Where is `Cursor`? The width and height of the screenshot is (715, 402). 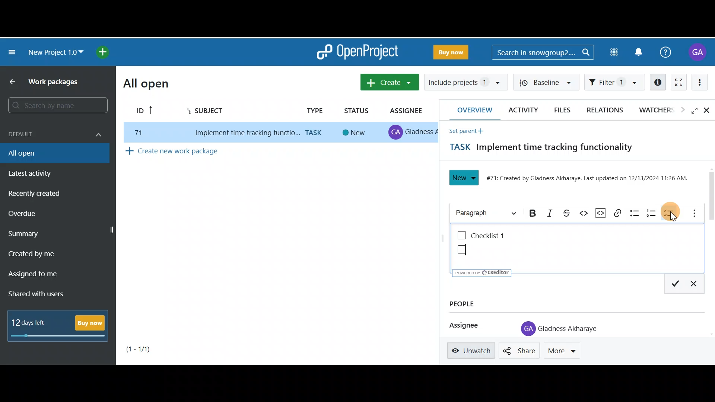 Cursor is located at coordinates (470, 249).